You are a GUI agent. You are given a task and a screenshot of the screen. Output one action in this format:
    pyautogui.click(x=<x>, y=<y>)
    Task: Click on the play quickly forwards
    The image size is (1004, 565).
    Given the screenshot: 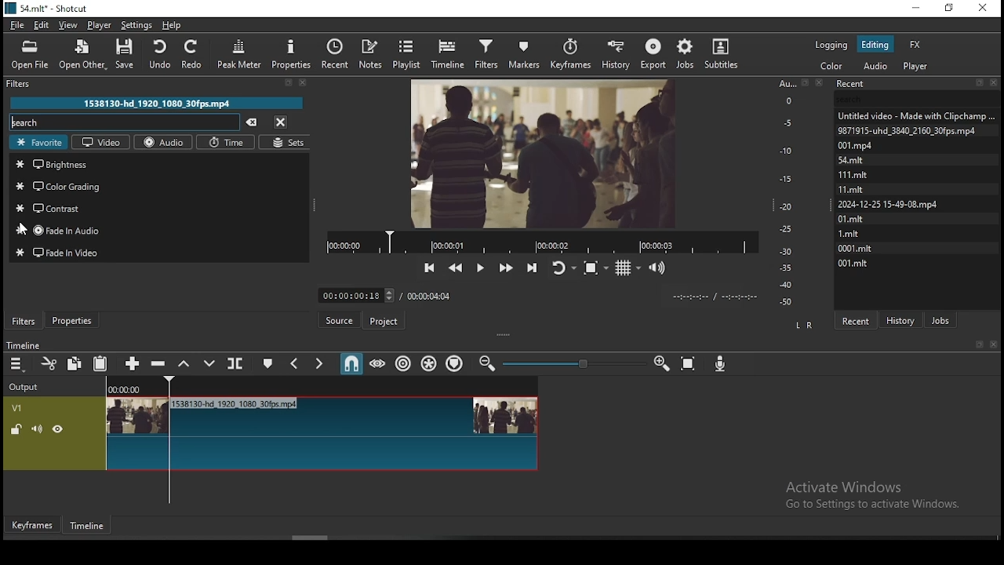 What is the action you would take?
    pyautogui.click(x=504, y=267)
    